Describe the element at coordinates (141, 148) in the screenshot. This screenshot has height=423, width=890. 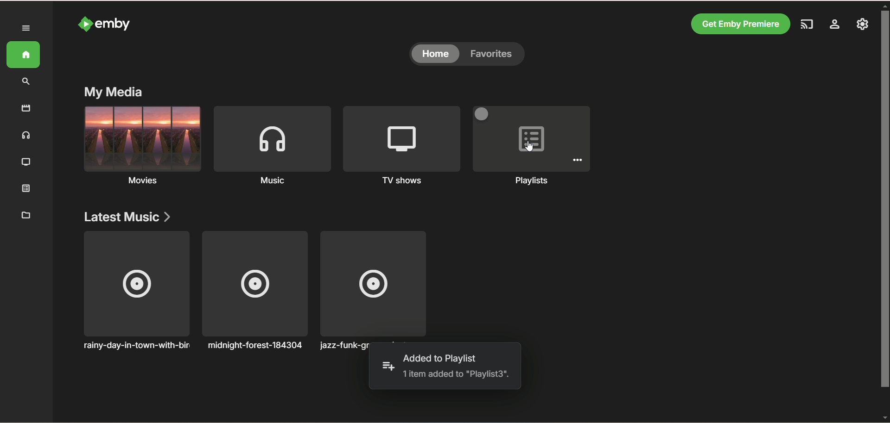
I see `movies` at that location.